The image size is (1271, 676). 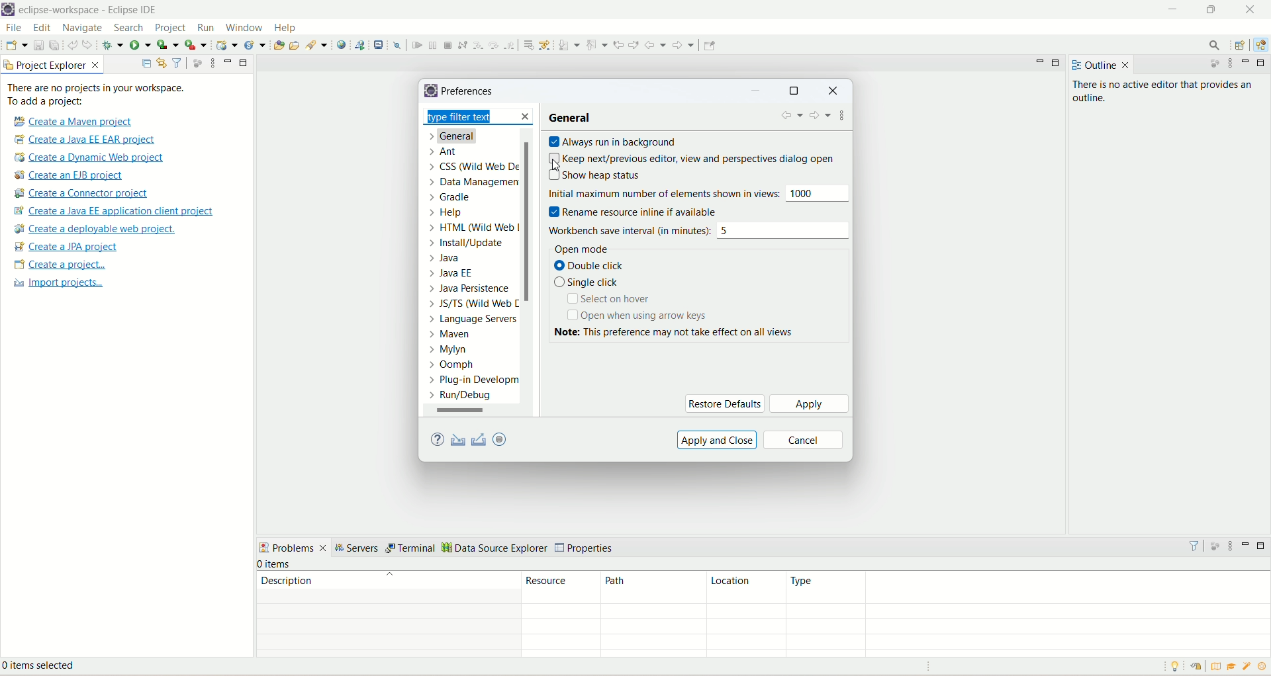 What do you see at coordinates (710, 46) in the screenshot?
I see `pin editor` at bounding box center [710, 46].